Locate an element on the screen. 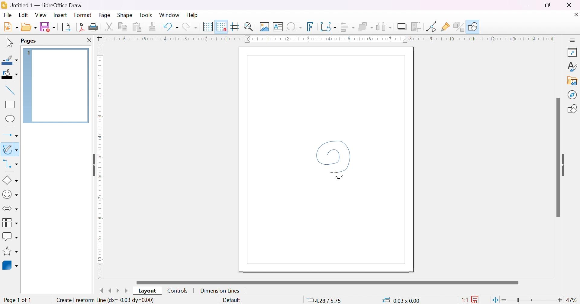 This screenshot has height=304, width=580. ruler is located at coordinates (328, 39).